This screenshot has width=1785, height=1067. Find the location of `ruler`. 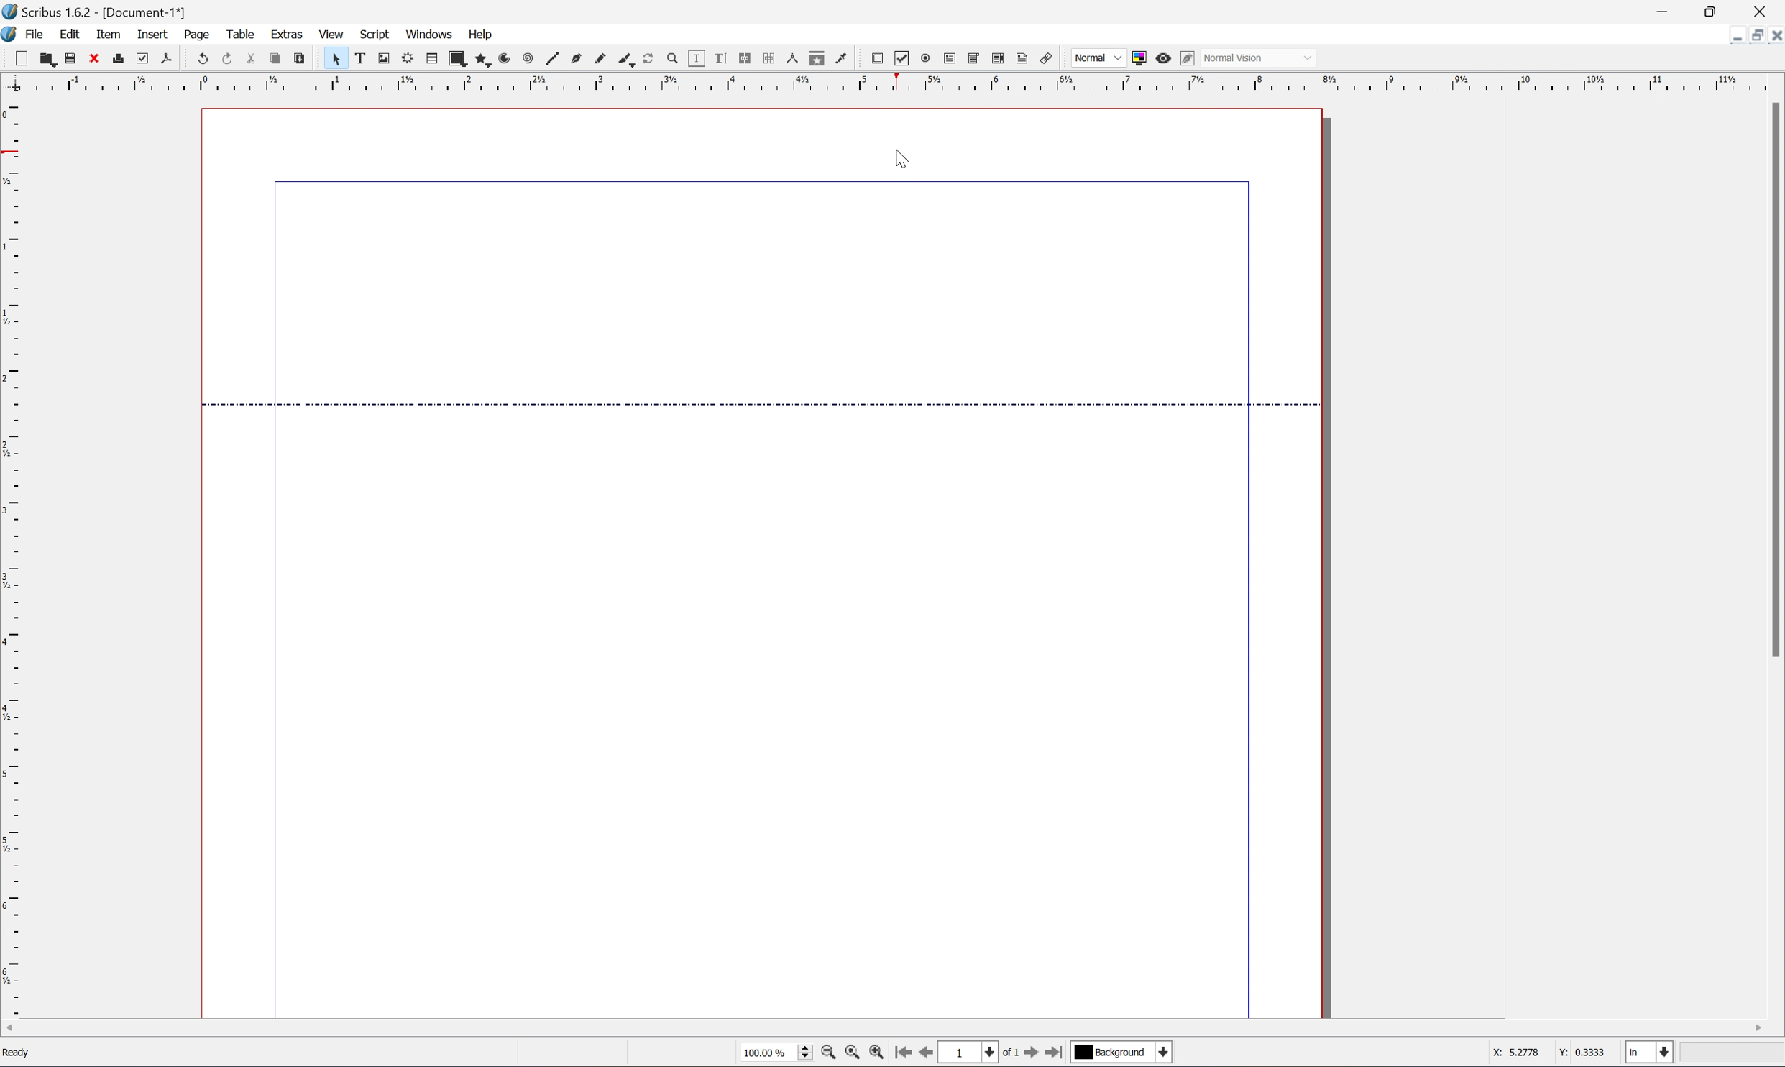

ruler is located at coordinates (896, 81).